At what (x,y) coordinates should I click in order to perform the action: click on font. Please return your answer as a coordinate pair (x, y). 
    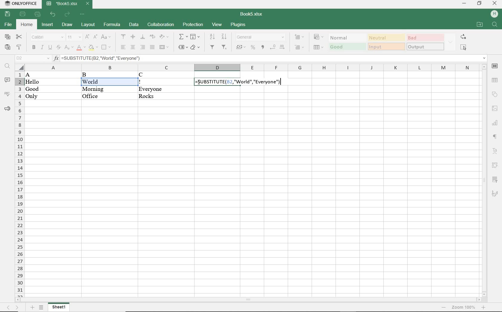
    Looking at the image, I should click on (47, 37).